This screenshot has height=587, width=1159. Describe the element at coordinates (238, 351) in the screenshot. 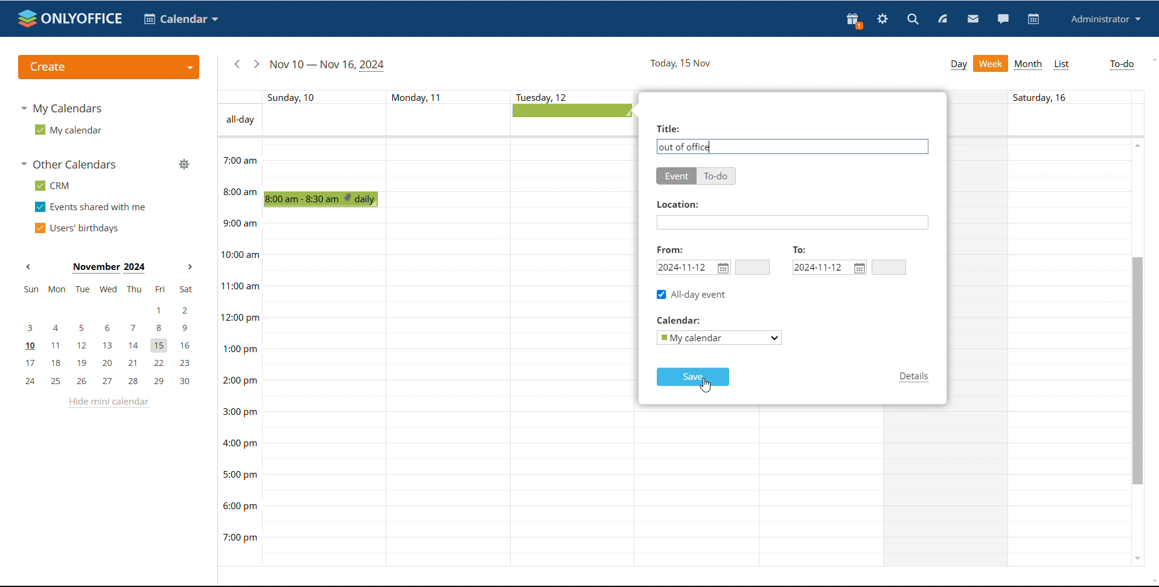

I see `timeline` at that location.